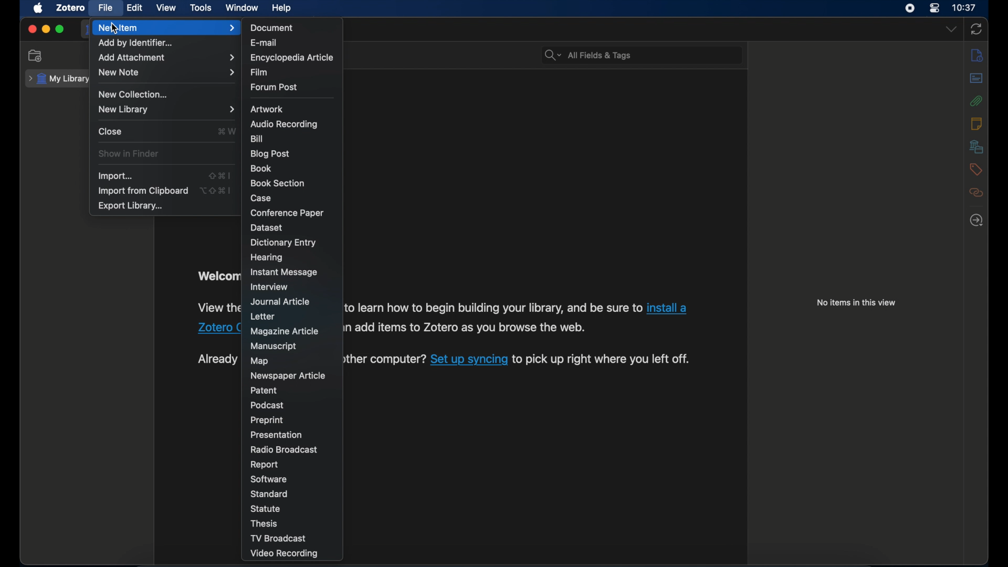 This screenshot has width=1008, height=567. Describe the element at coordinates (603, 359) in the screenshot. I see `software information` at that location.